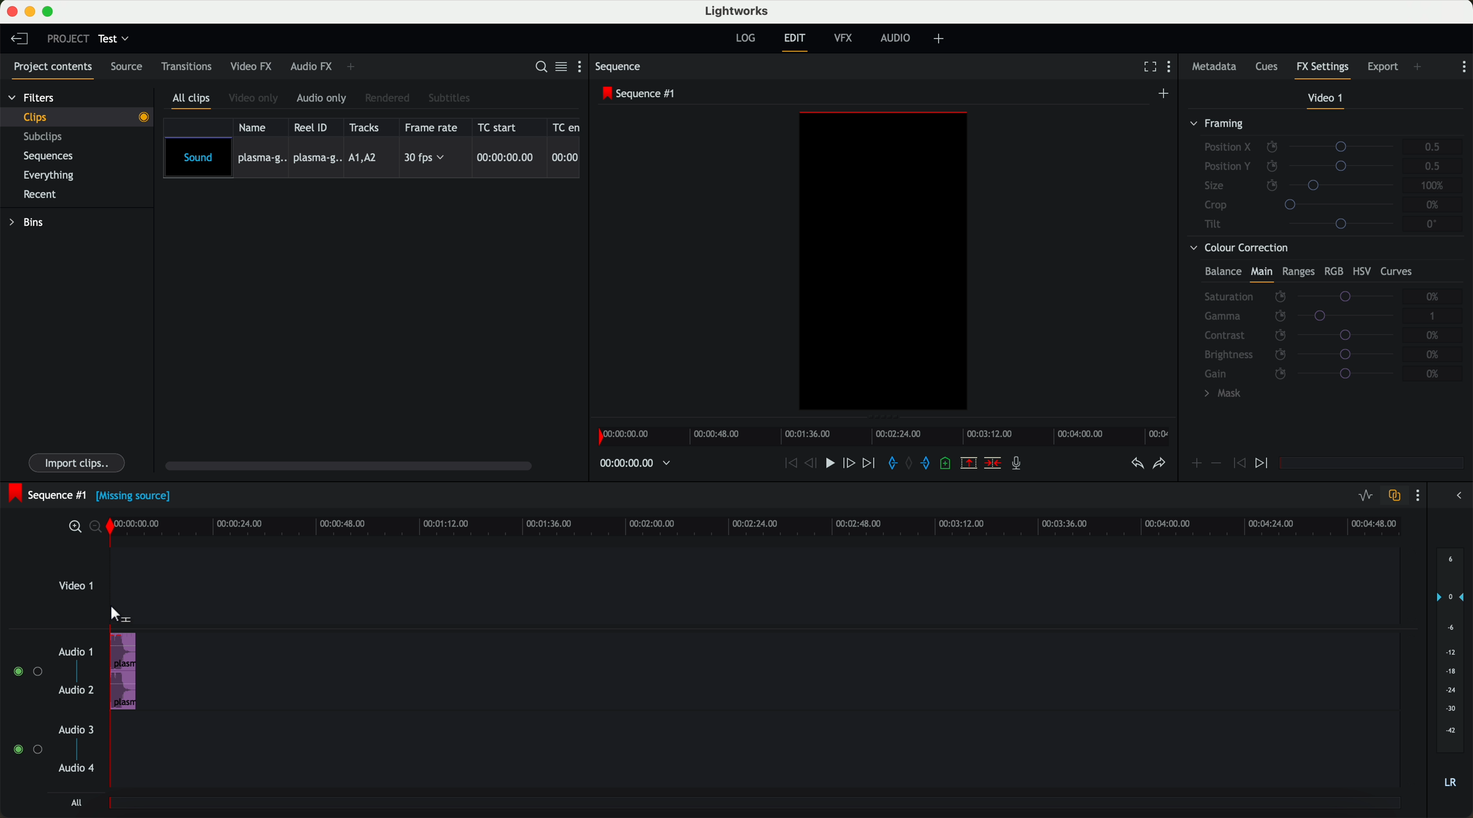 This screenshot has width=1473, height=818. I want to click on all, so click(74, 804).